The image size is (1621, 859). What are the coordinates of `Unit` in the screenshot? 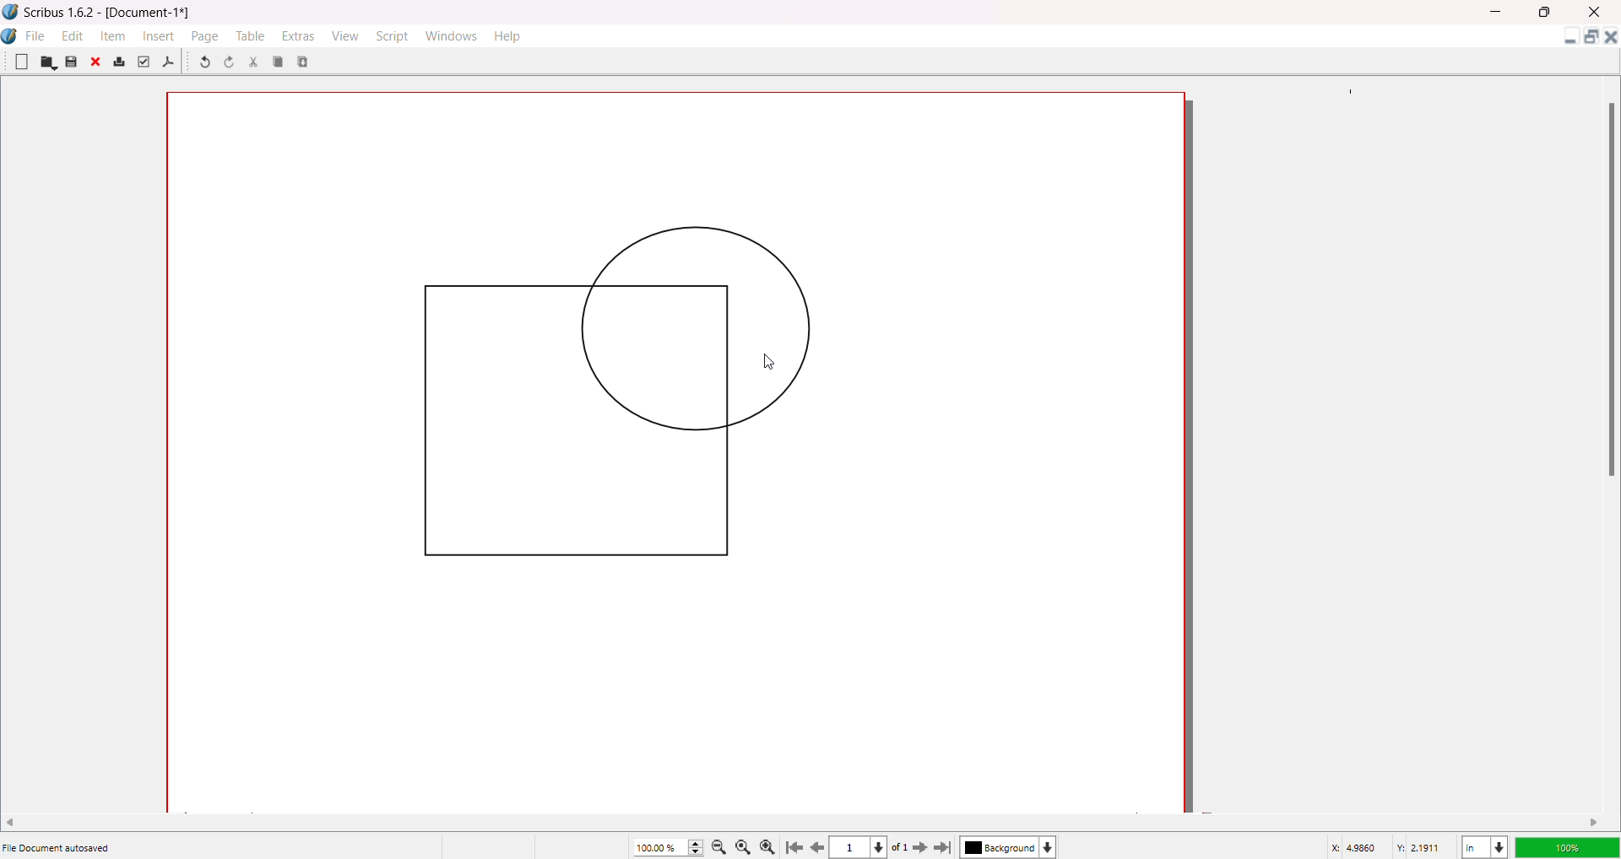 It's located at (1483, 845).